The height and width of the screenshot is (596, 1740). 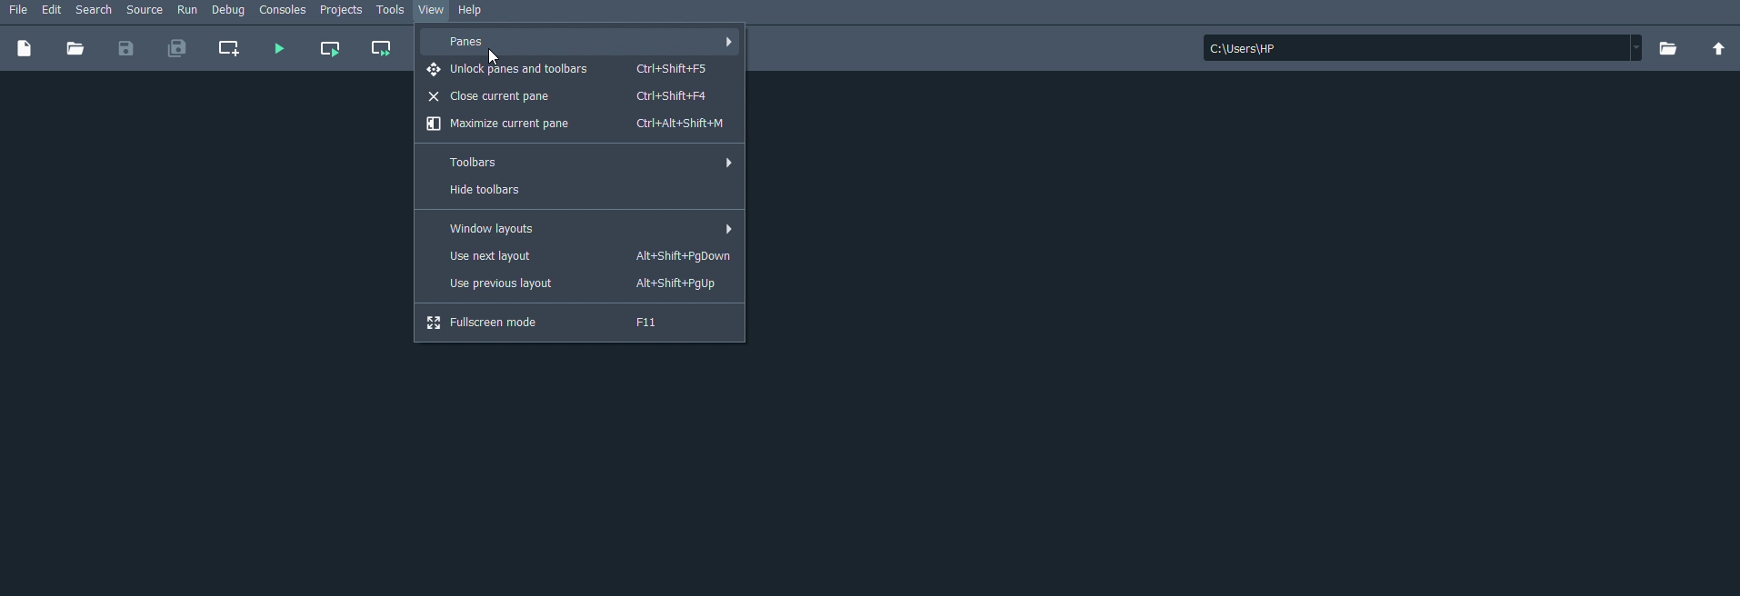 What do you see at coordinates (585, 284) in the screenshot?
I see `Use previous layout` at bounding box center [585, 284].